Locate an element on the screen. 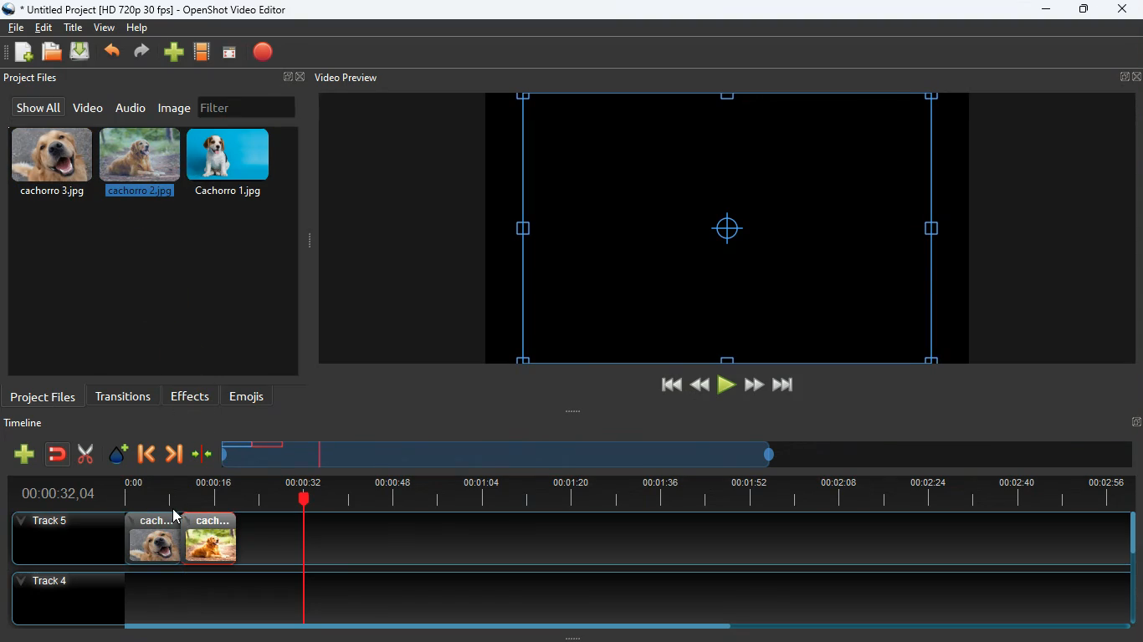 This screenshot has width=1143, height=642. effect is located at coordinates (119, 456).